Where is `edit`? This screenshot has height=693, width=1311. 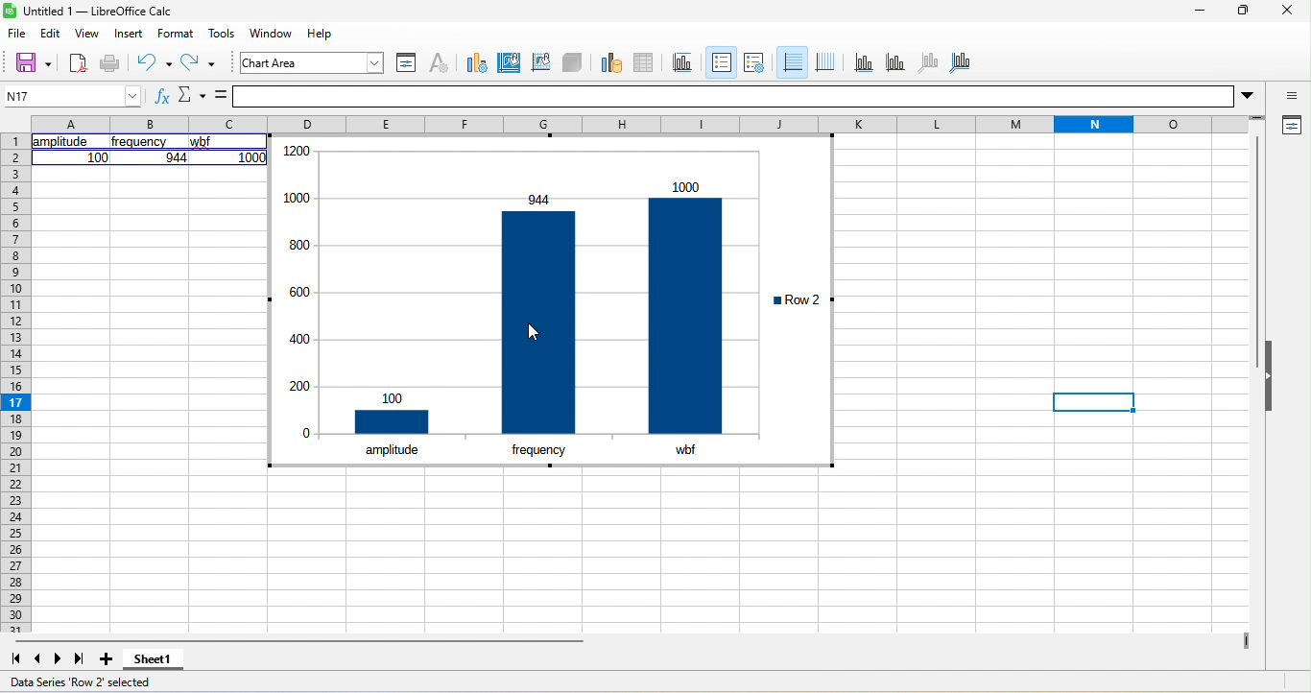 edit is located at coordinates (53, 35).